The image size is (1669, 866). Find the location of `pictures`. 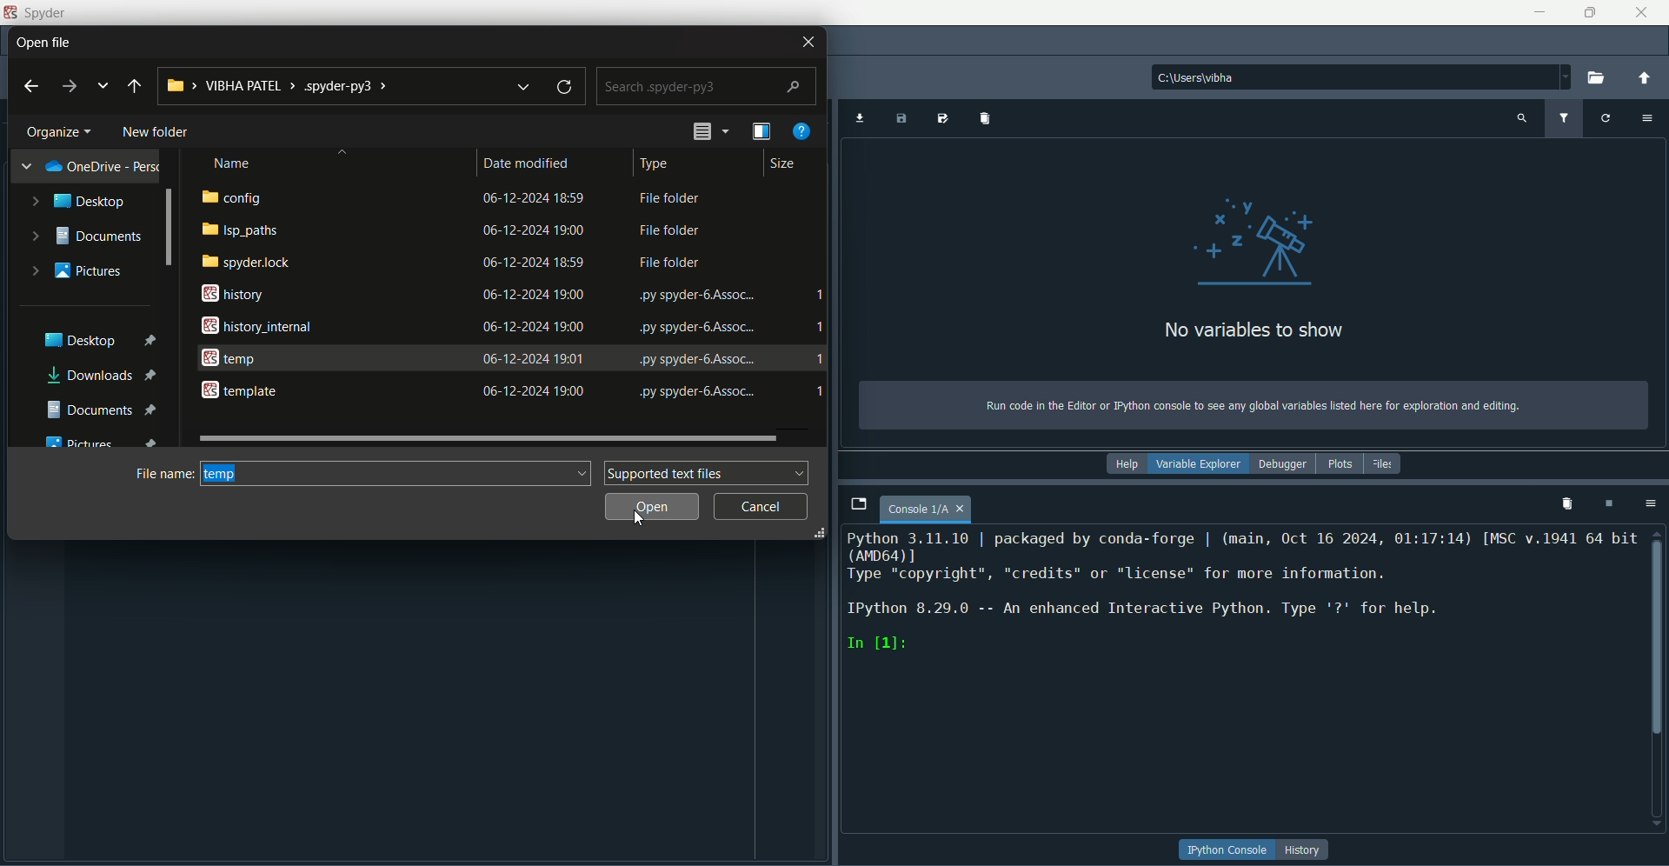

pictures is located at coordinates (108, 440).